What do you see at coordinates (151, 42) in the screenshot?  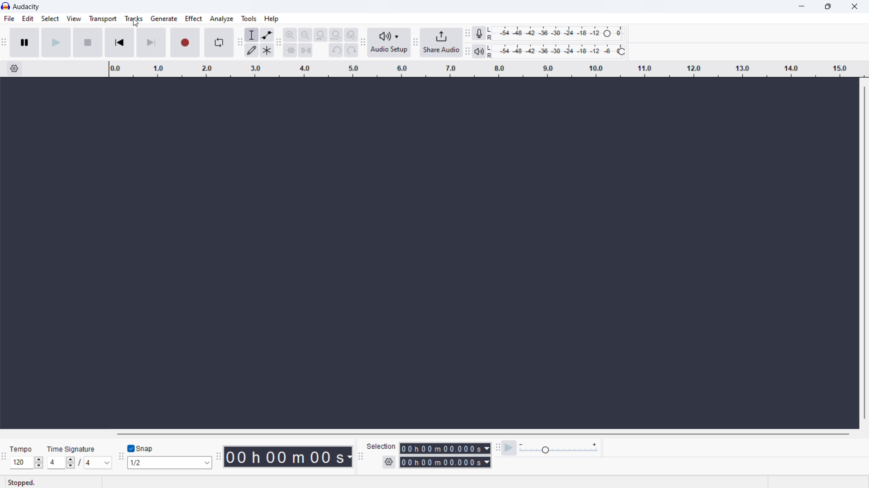 I see `skip to end` at bounding box center [151, 42].